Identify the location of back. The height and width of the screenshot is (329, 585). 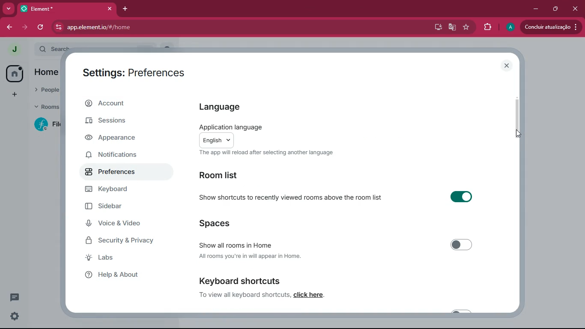
(9, 28).